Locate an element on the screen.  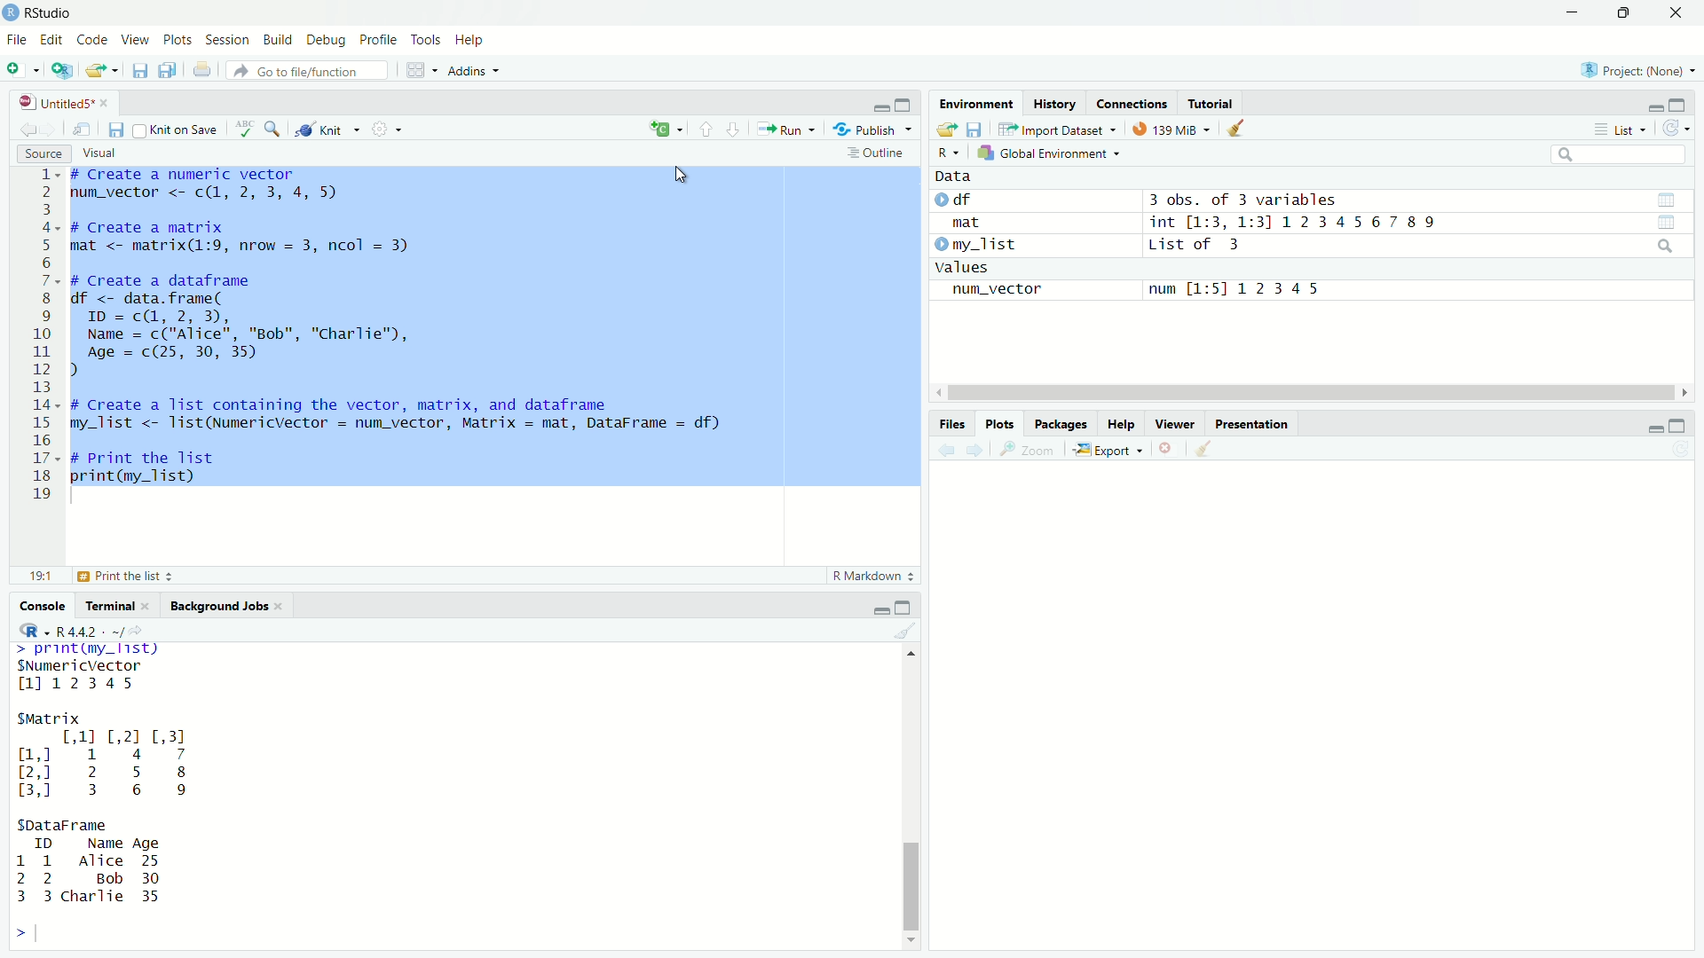
downward is located at coordinates (739, 129).